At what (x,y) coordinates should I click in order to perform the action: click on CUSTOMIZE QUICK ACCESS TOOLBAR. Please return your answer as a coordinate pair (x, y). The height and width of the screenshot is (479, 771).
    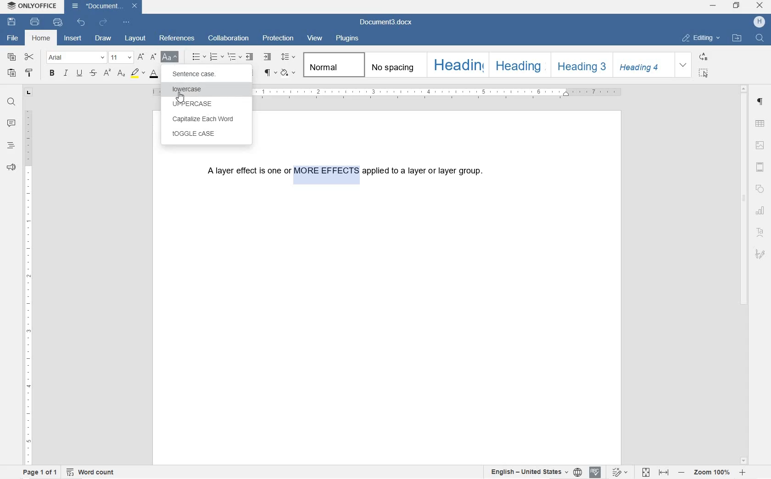
    Looking at the image, I should click on (127, 23).